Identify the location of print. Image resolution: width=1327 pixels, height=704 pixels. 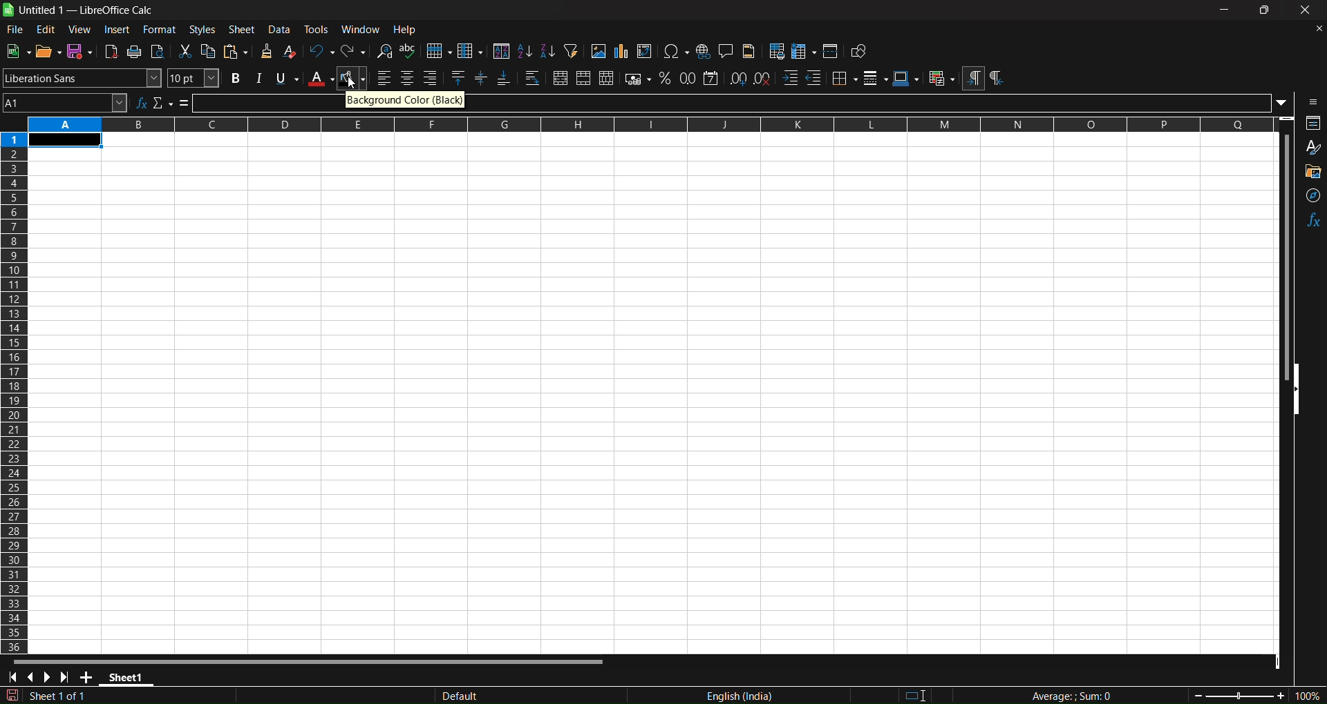
(135, 52).